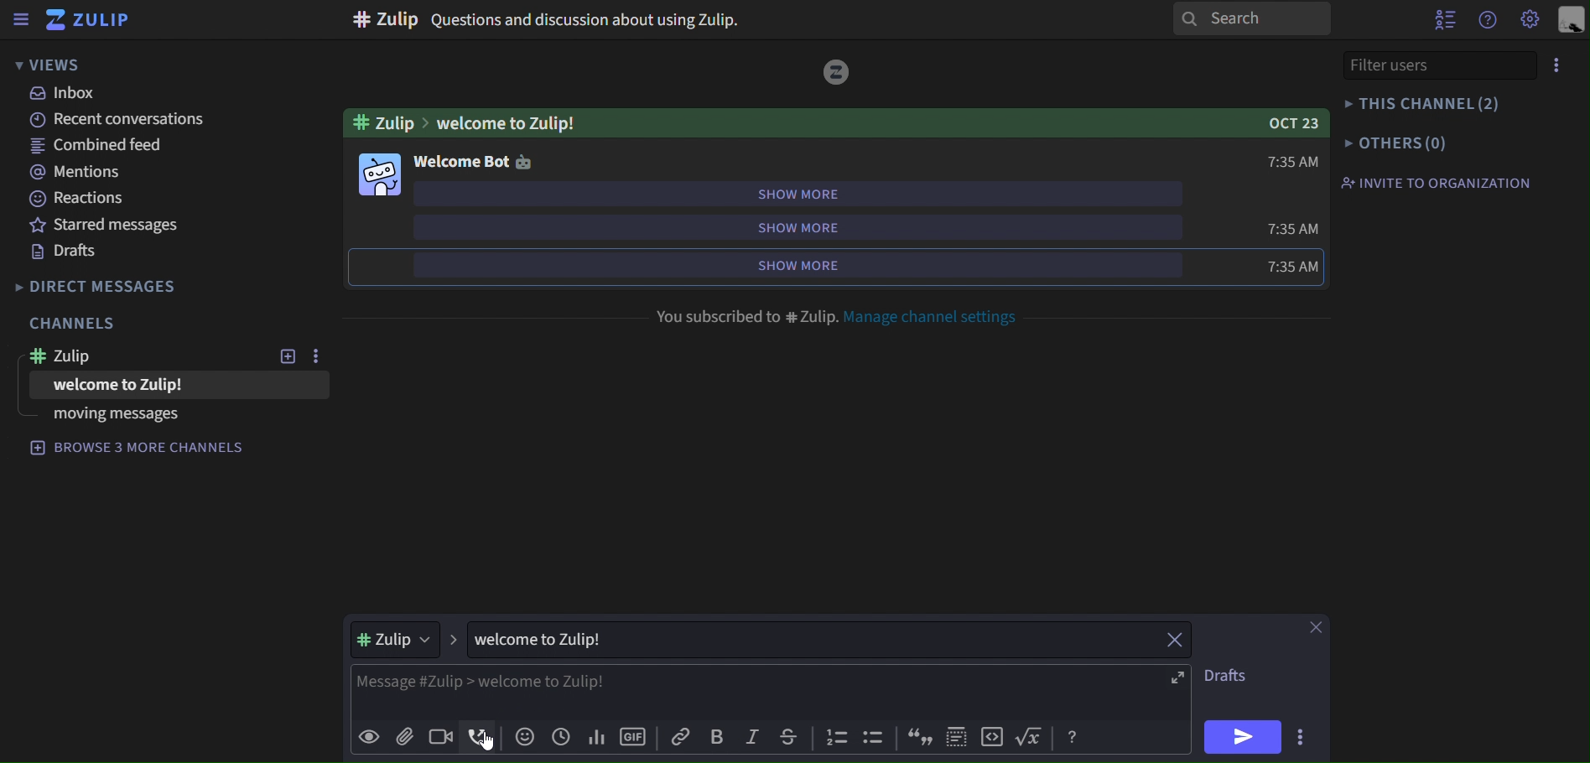 This screenshot has height=763, width=1590. What do you see at coordinates (1574, 18) in the screenshot?
I see `personal menu` at bounding box center [1574, 18].